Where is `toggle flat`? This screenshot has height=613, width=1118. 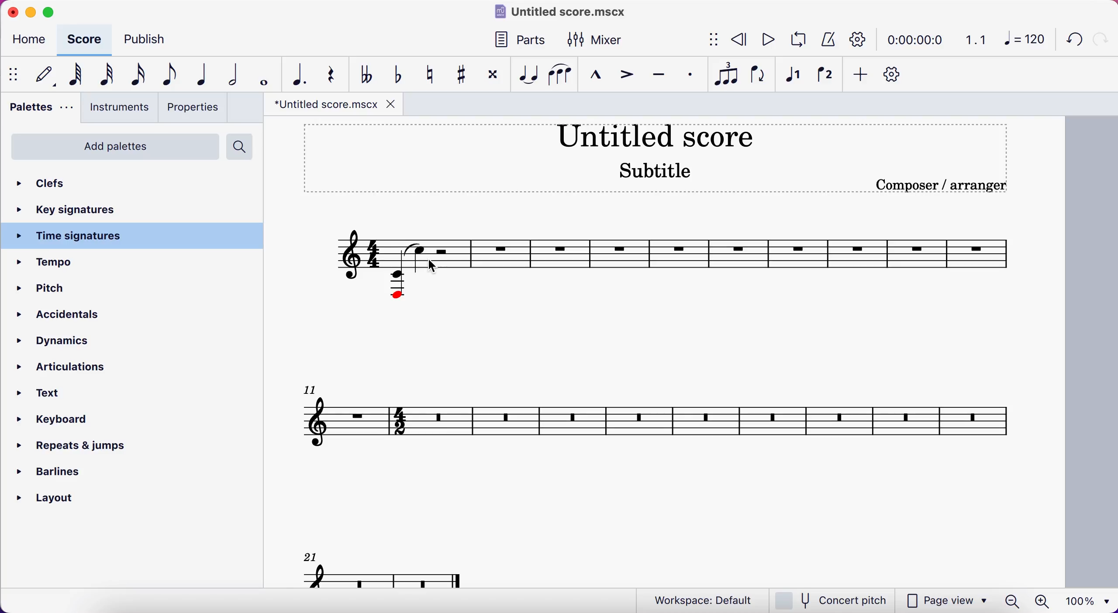 toggle flat is located at coordinates (397, 76).